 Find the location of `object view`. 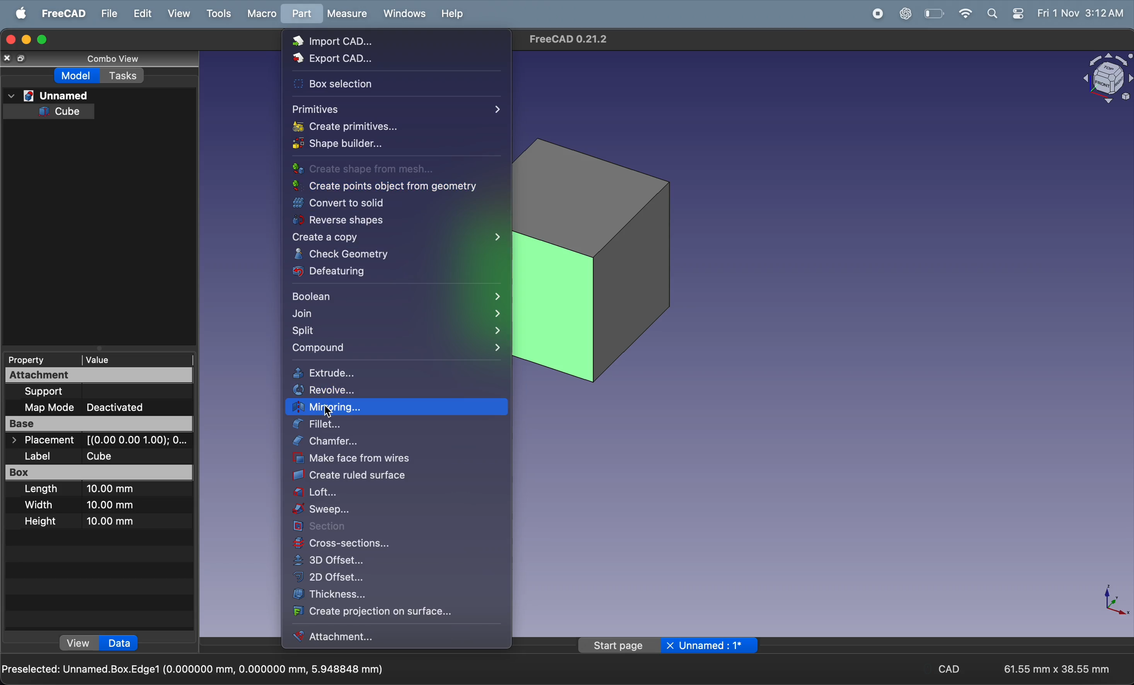

object view is located at coordinates (1106, 81).